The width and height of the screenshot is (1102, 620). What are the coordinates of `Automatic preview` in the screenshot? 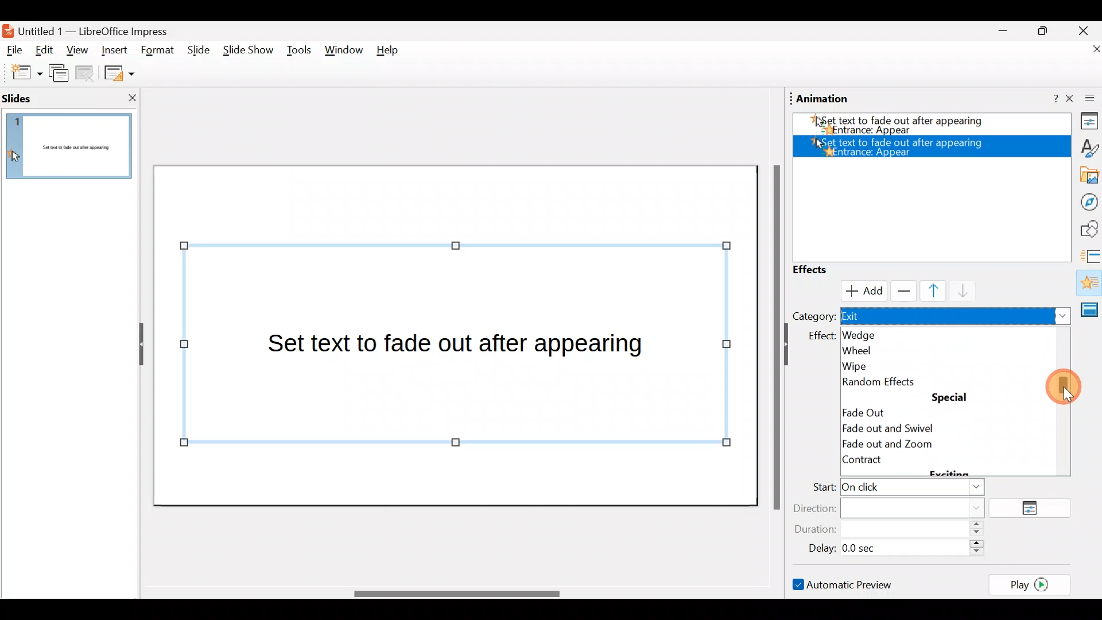 It's located at (844, 584).